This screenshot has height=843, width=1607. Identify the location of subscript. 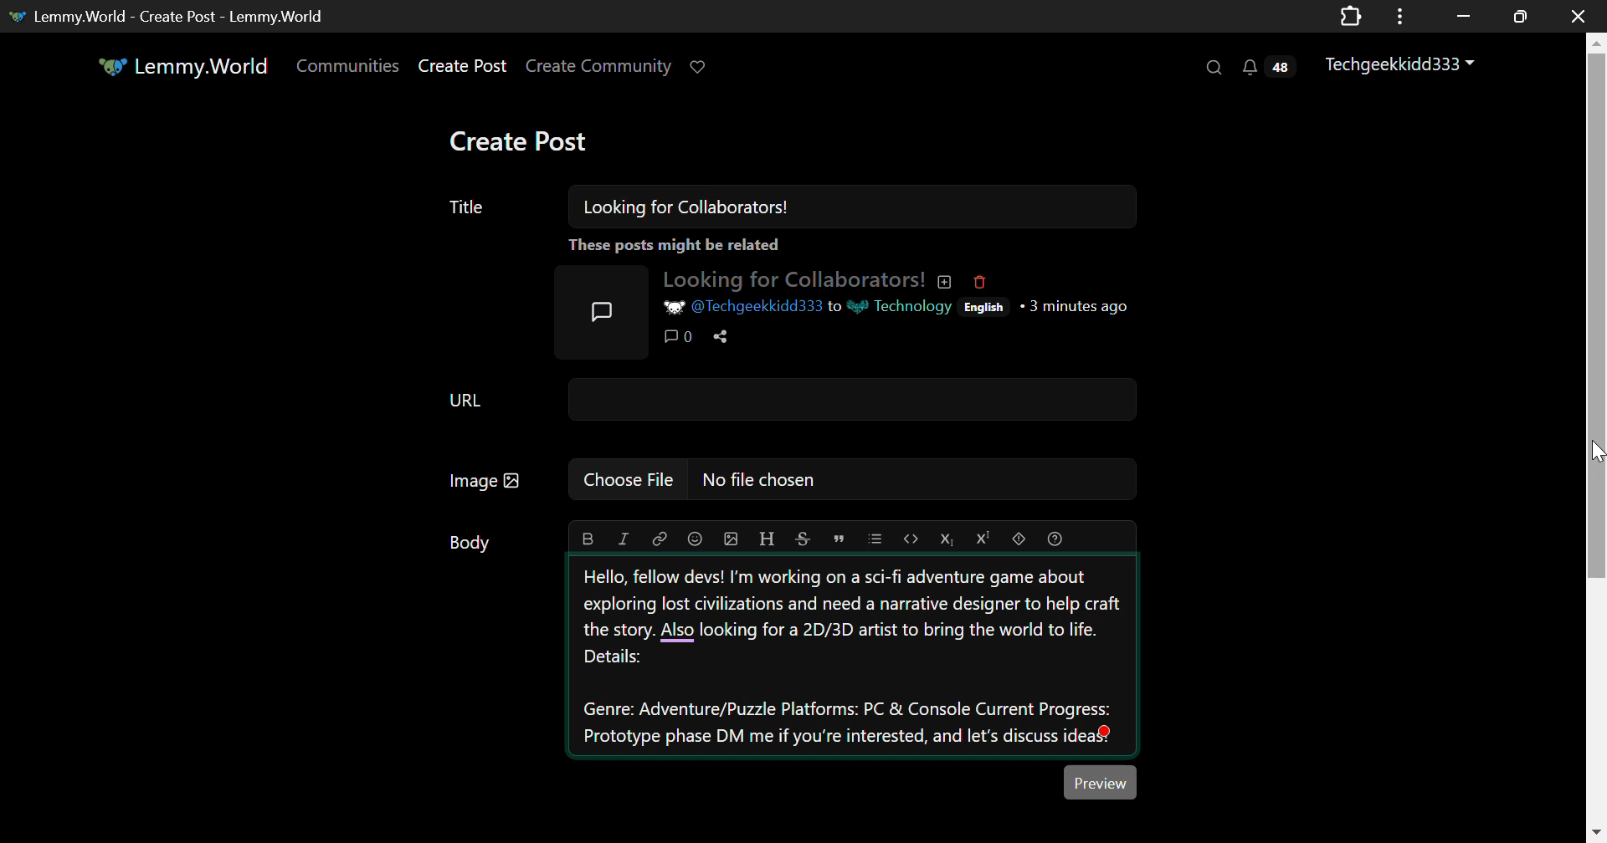
(948, 539).